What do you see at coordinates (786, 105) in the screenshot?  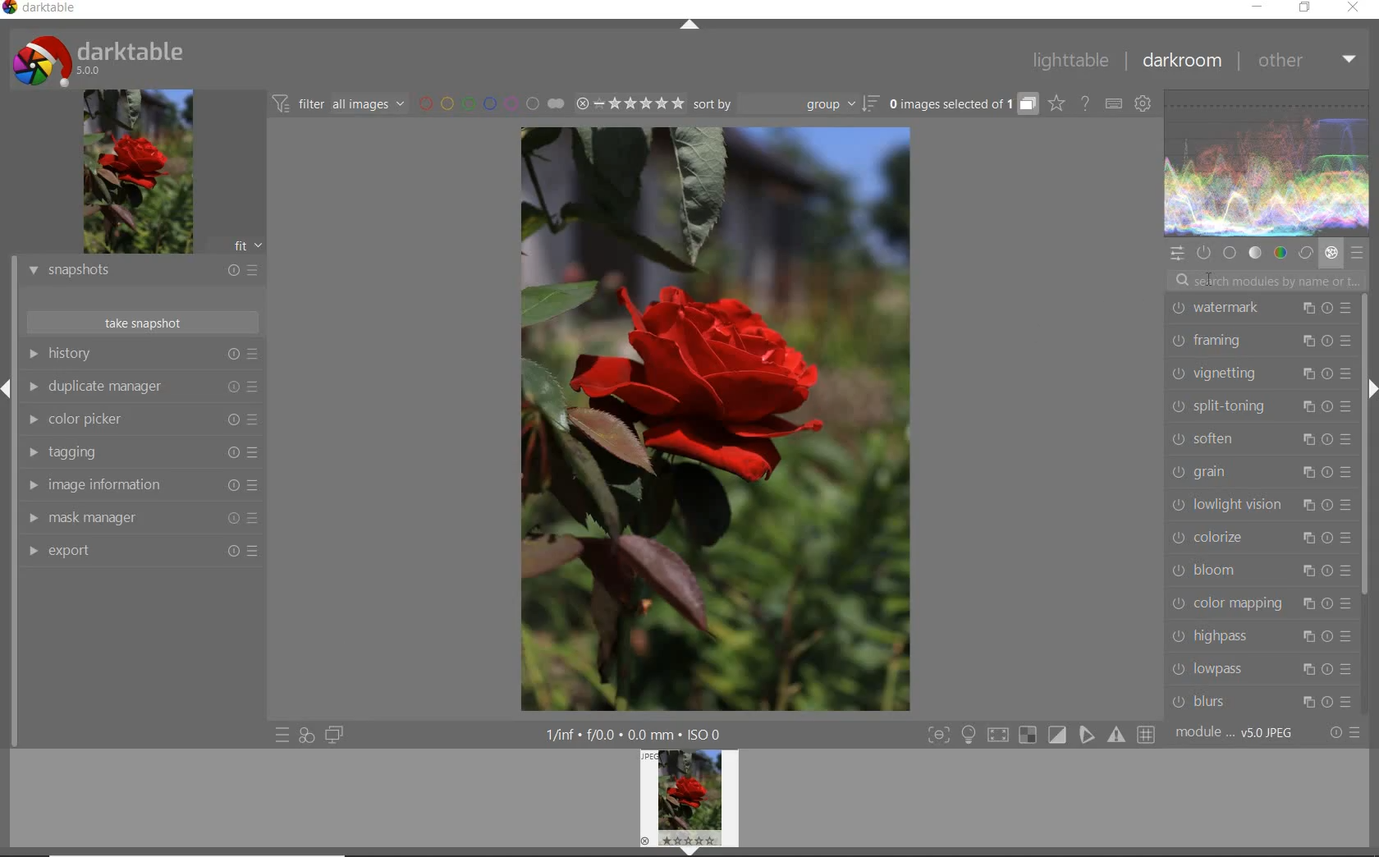 I see `sort` at bounding box center [786, 105].